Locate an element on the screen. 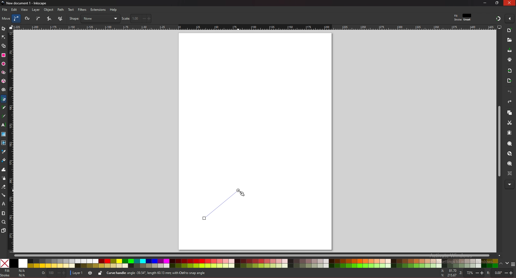  bezier curve is located at coordinates (17, 19).